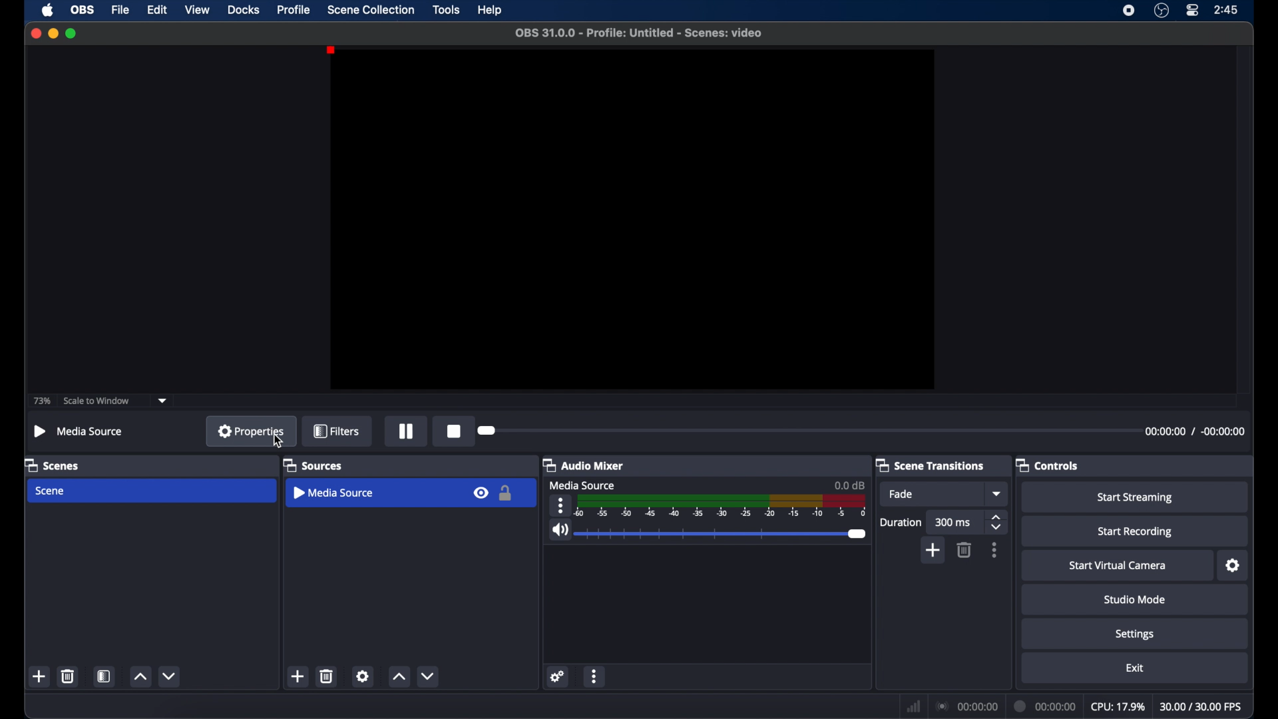 Image resolution: width=1278 pixels, height=719 pixels. I want to click on 300 ms, so click(953, 522).